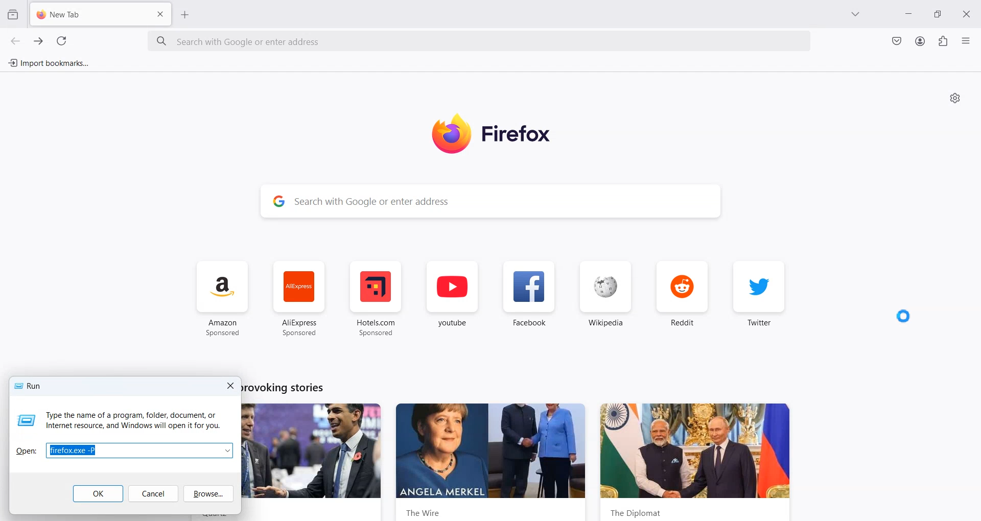 The image size is (981, 521). I want to click on Logo, so click(493, 135).